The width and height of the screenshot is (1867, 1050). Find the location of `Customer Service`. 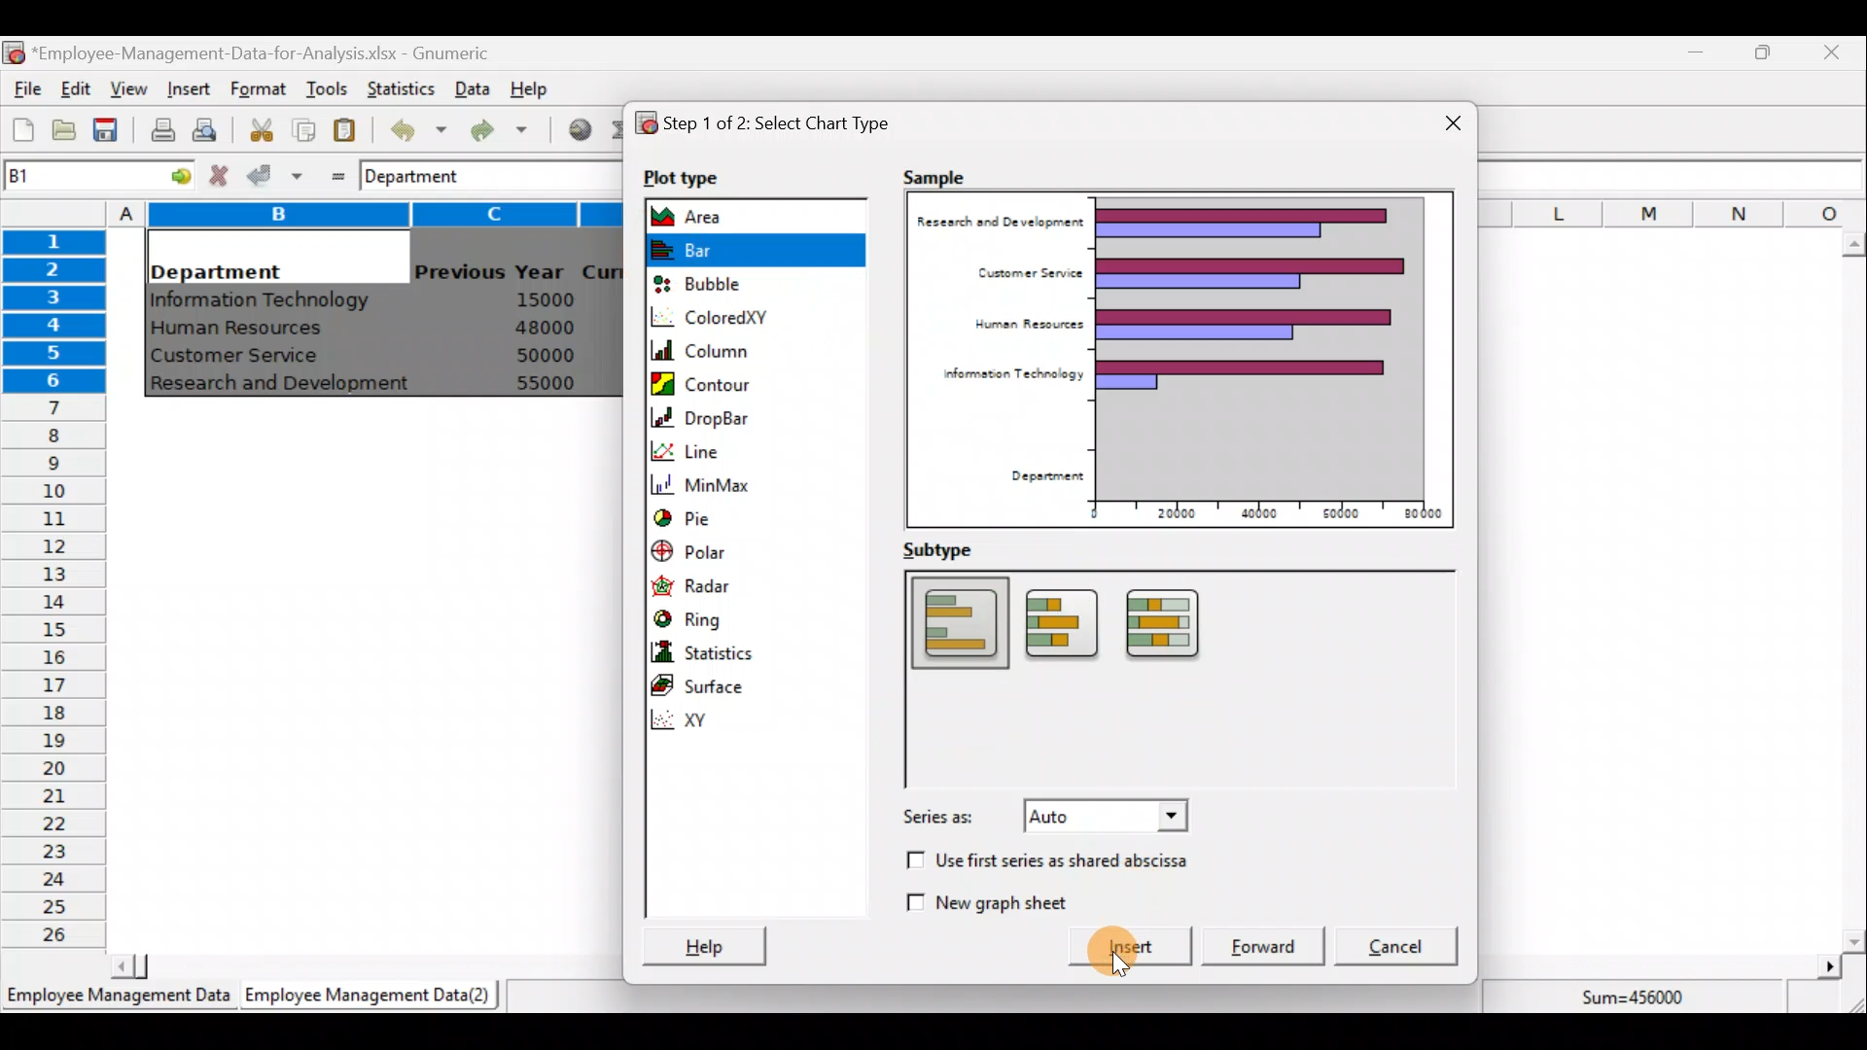

Customer Service is located at coordinates (1028, 271).